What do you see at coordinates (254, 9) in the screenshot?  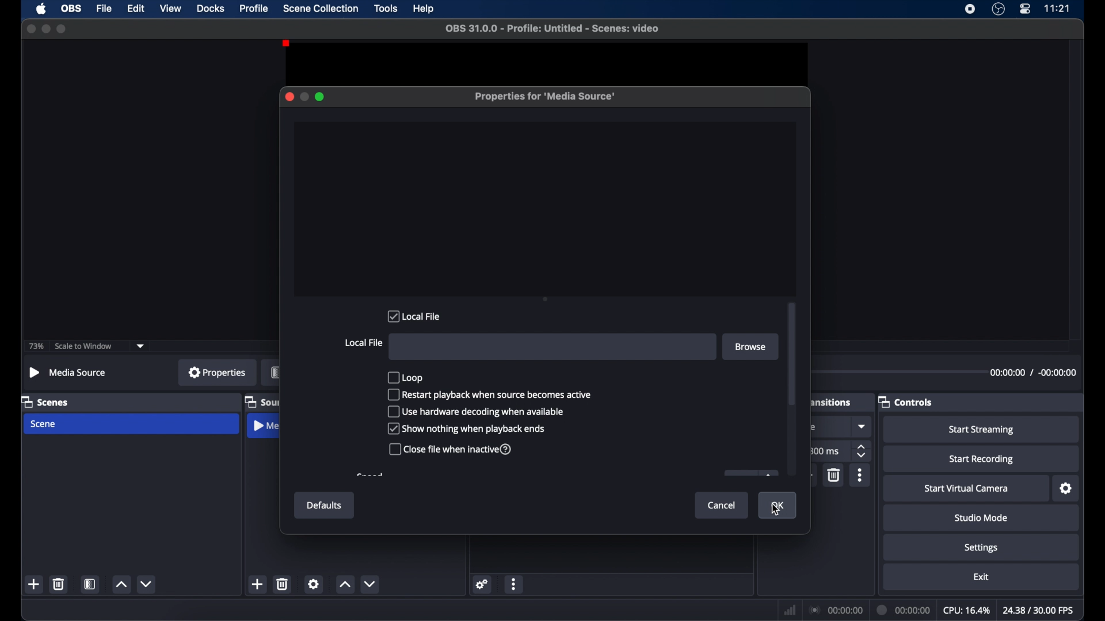 I see `profile` at bounding box center [254, 9].